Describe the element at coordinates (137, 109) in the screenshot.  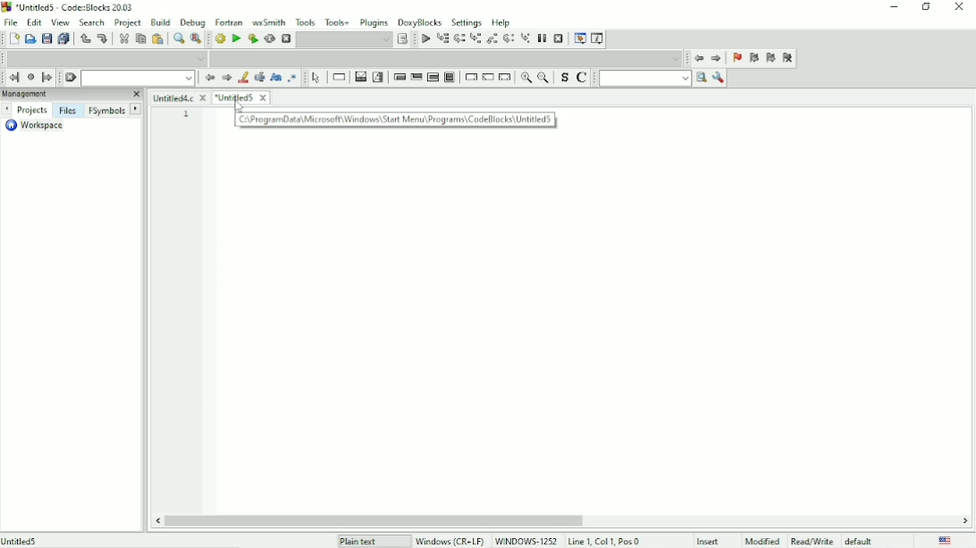
I see `Next` at that location.